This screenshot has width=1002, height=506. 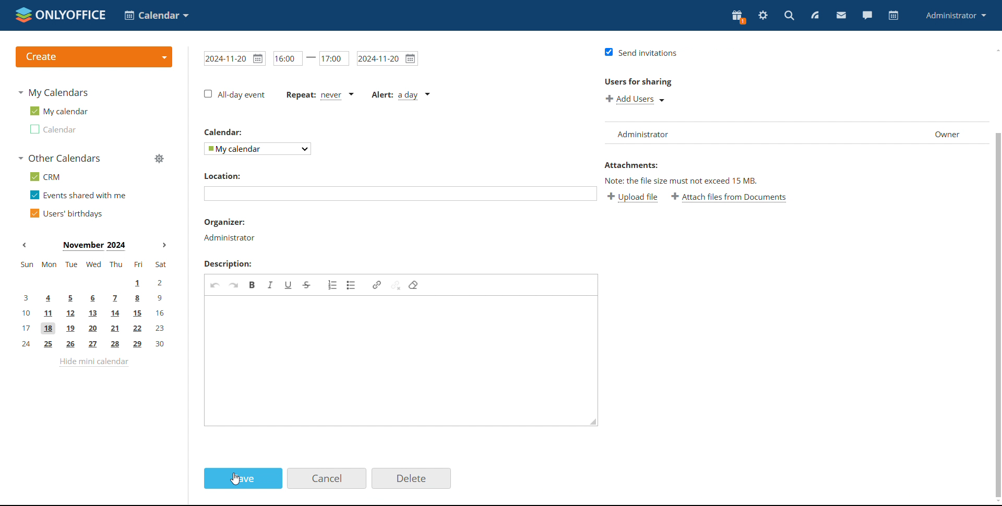 I want to click on event repetition, so click(x=319, y=95).